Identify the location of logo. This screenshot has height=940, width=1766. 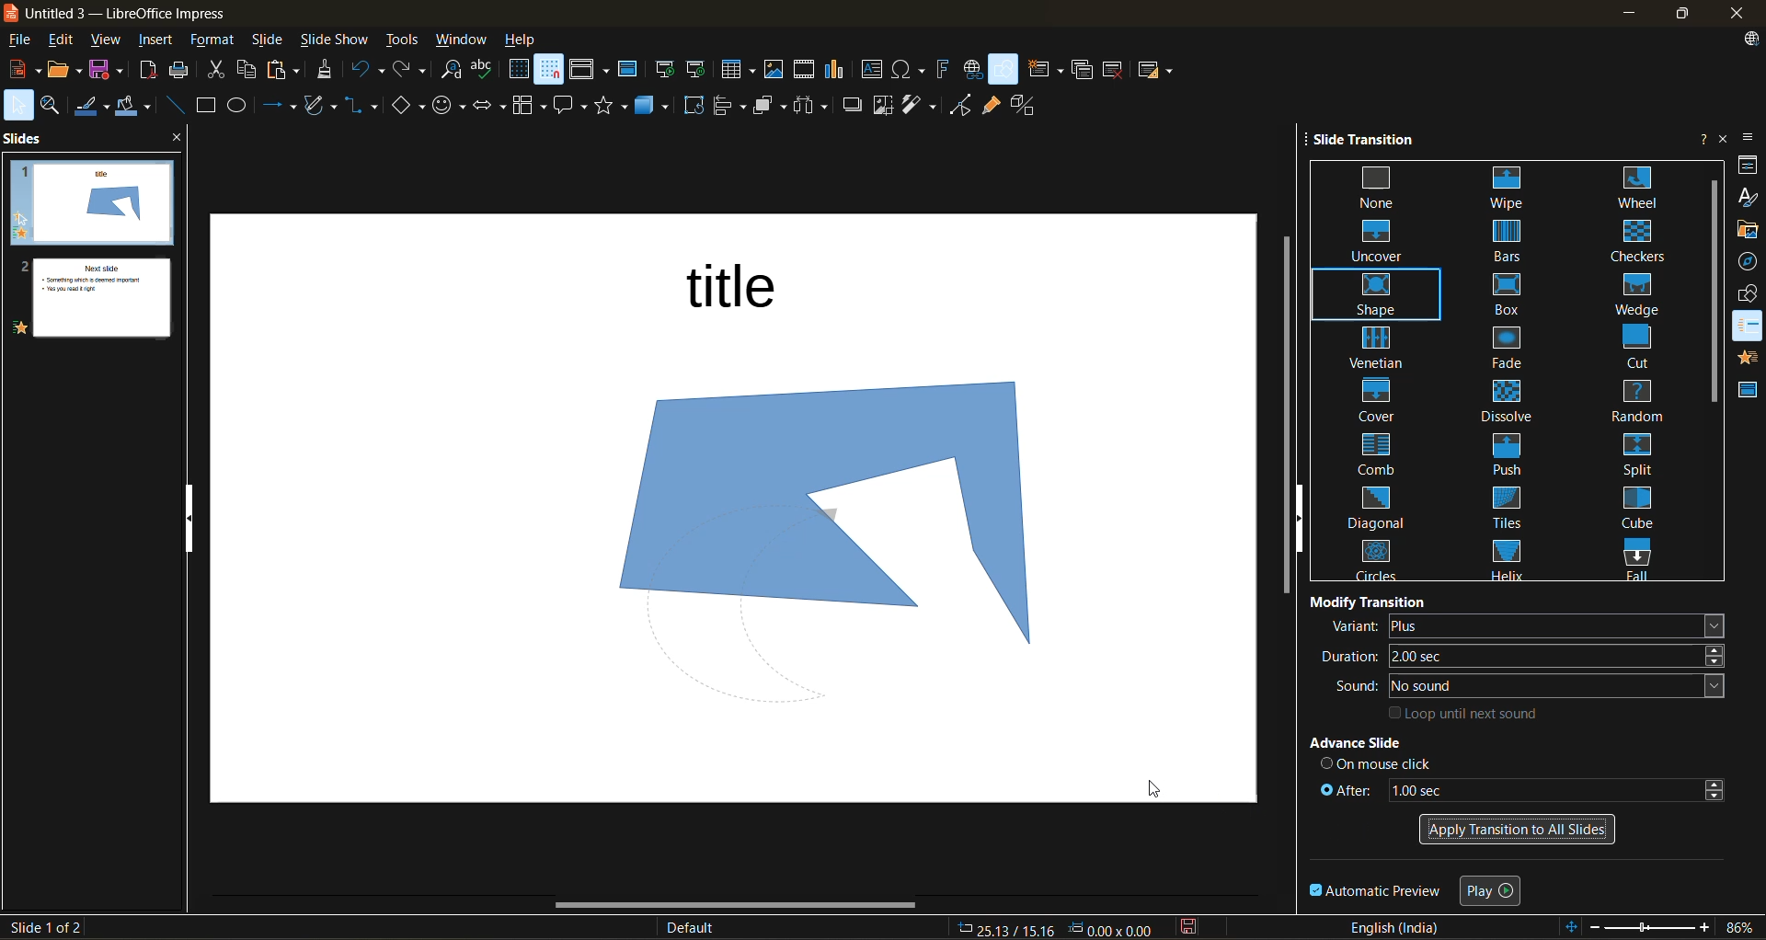
(11, 12).